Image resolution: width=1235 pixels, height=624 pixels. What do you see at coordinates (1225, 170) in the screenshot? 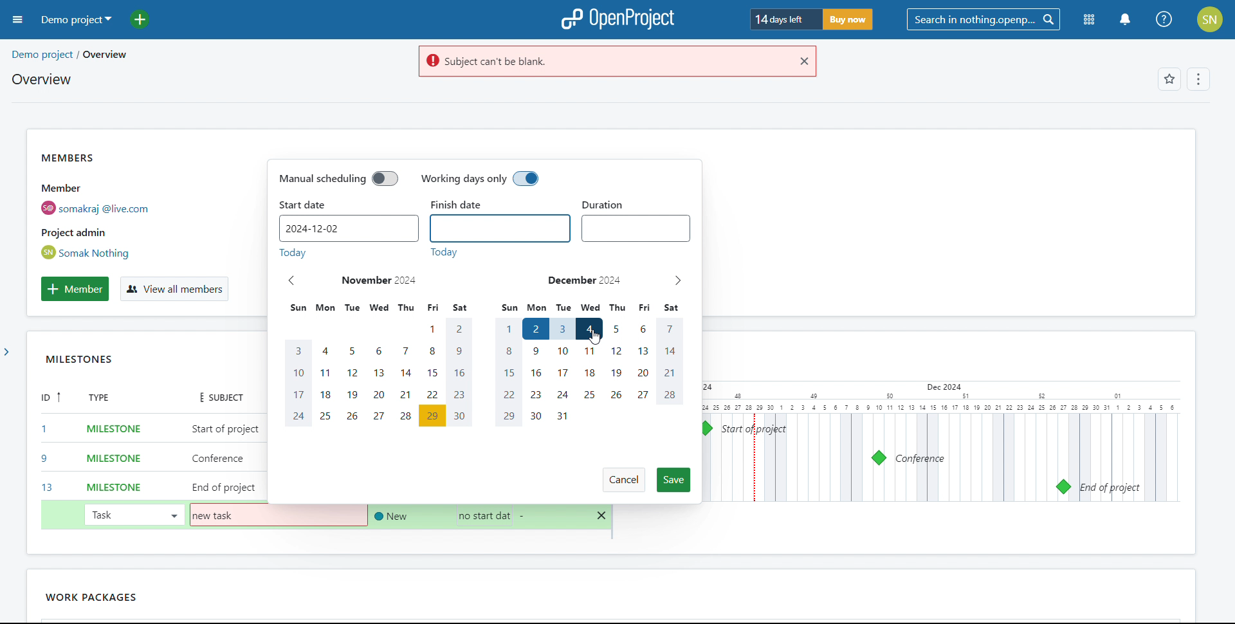
I see `scroll bar` at bounding box center [1225, 170].